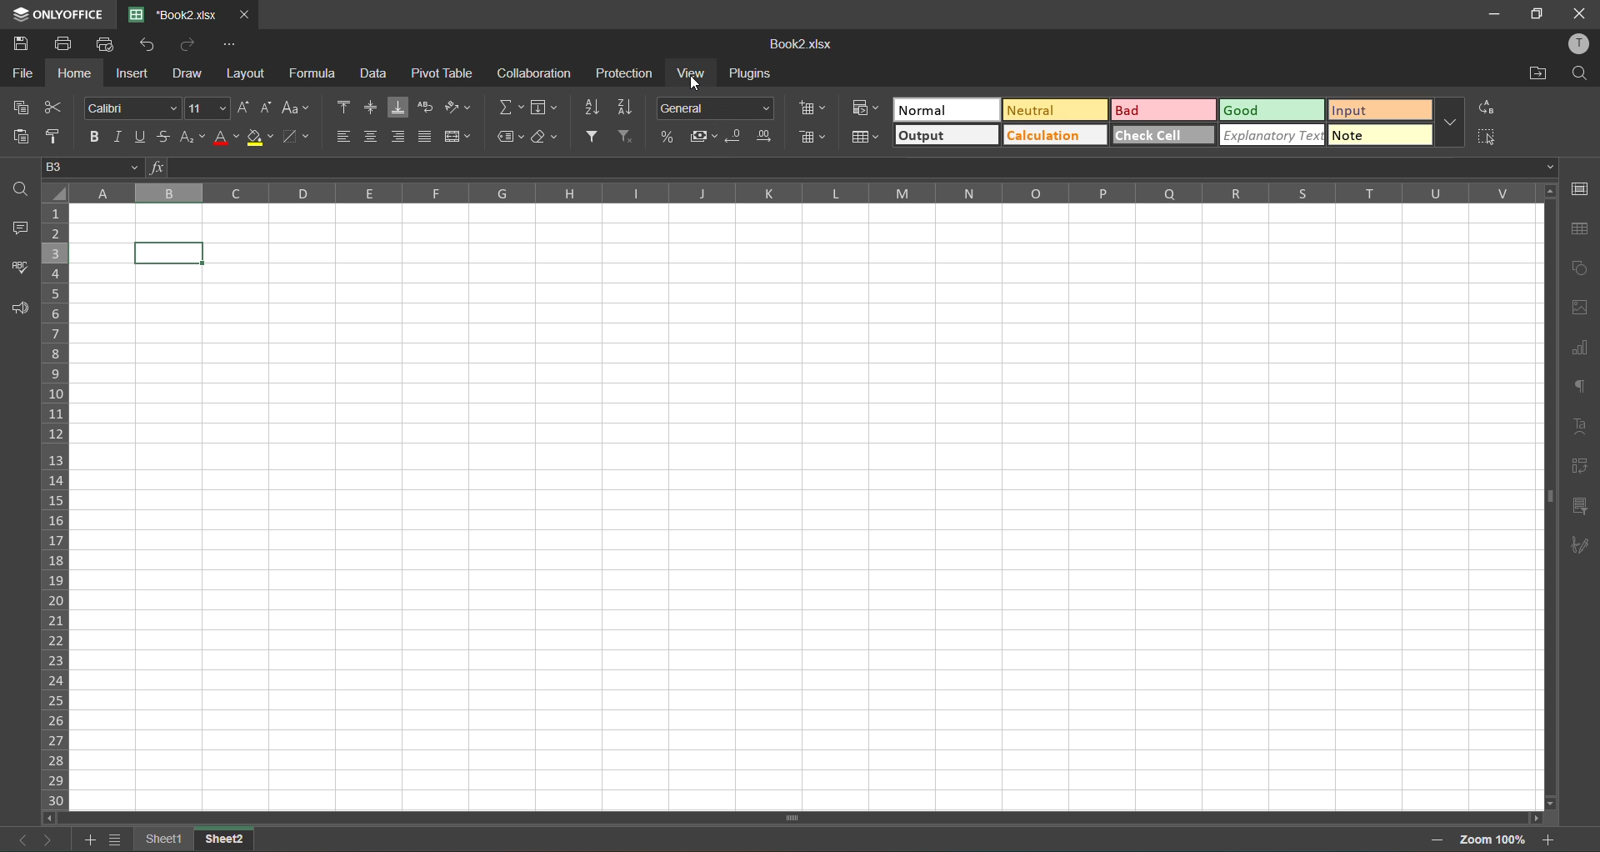 The image size is (1600, 852). What do you see at coordinates (1580, 268) in the screenshot?
I see `shapes` at bounding box center [1580, 268].